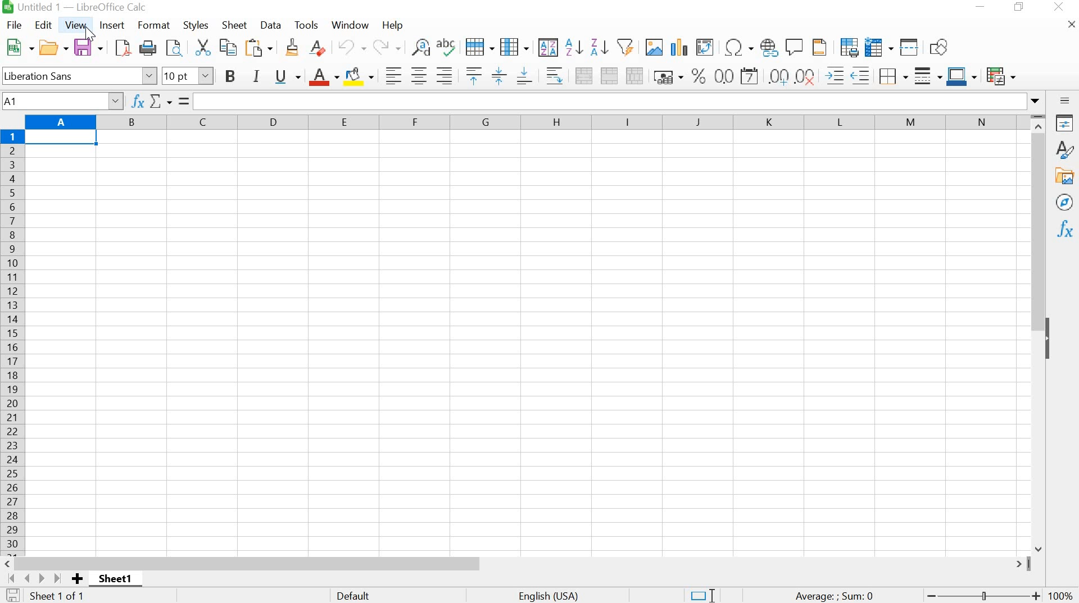 The image size is (1079, 603). Describe the element at coordinates (822, 48) in the screenshot. I see `HEADERS AND FOOTERS` at that location.